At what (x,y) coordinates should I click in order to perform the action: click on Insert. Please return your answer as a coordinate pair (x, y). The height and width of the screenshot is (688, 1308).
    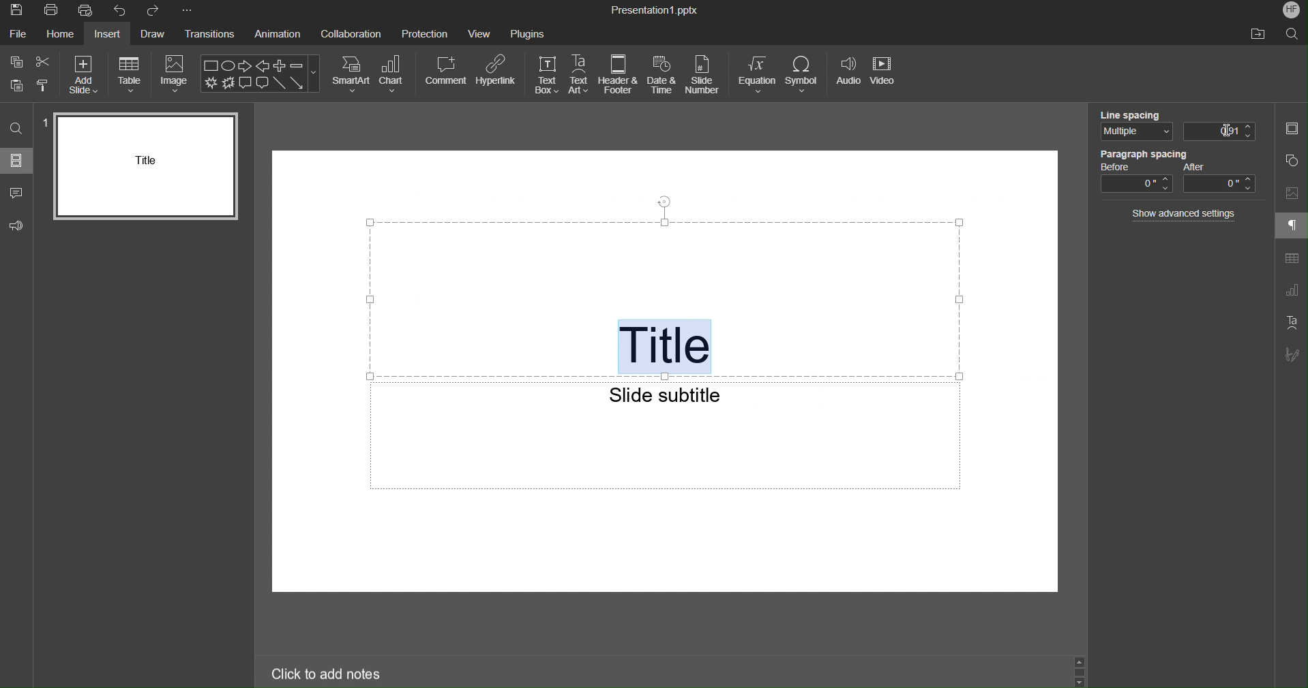
    Looking at the image, I should click on (106, 35).